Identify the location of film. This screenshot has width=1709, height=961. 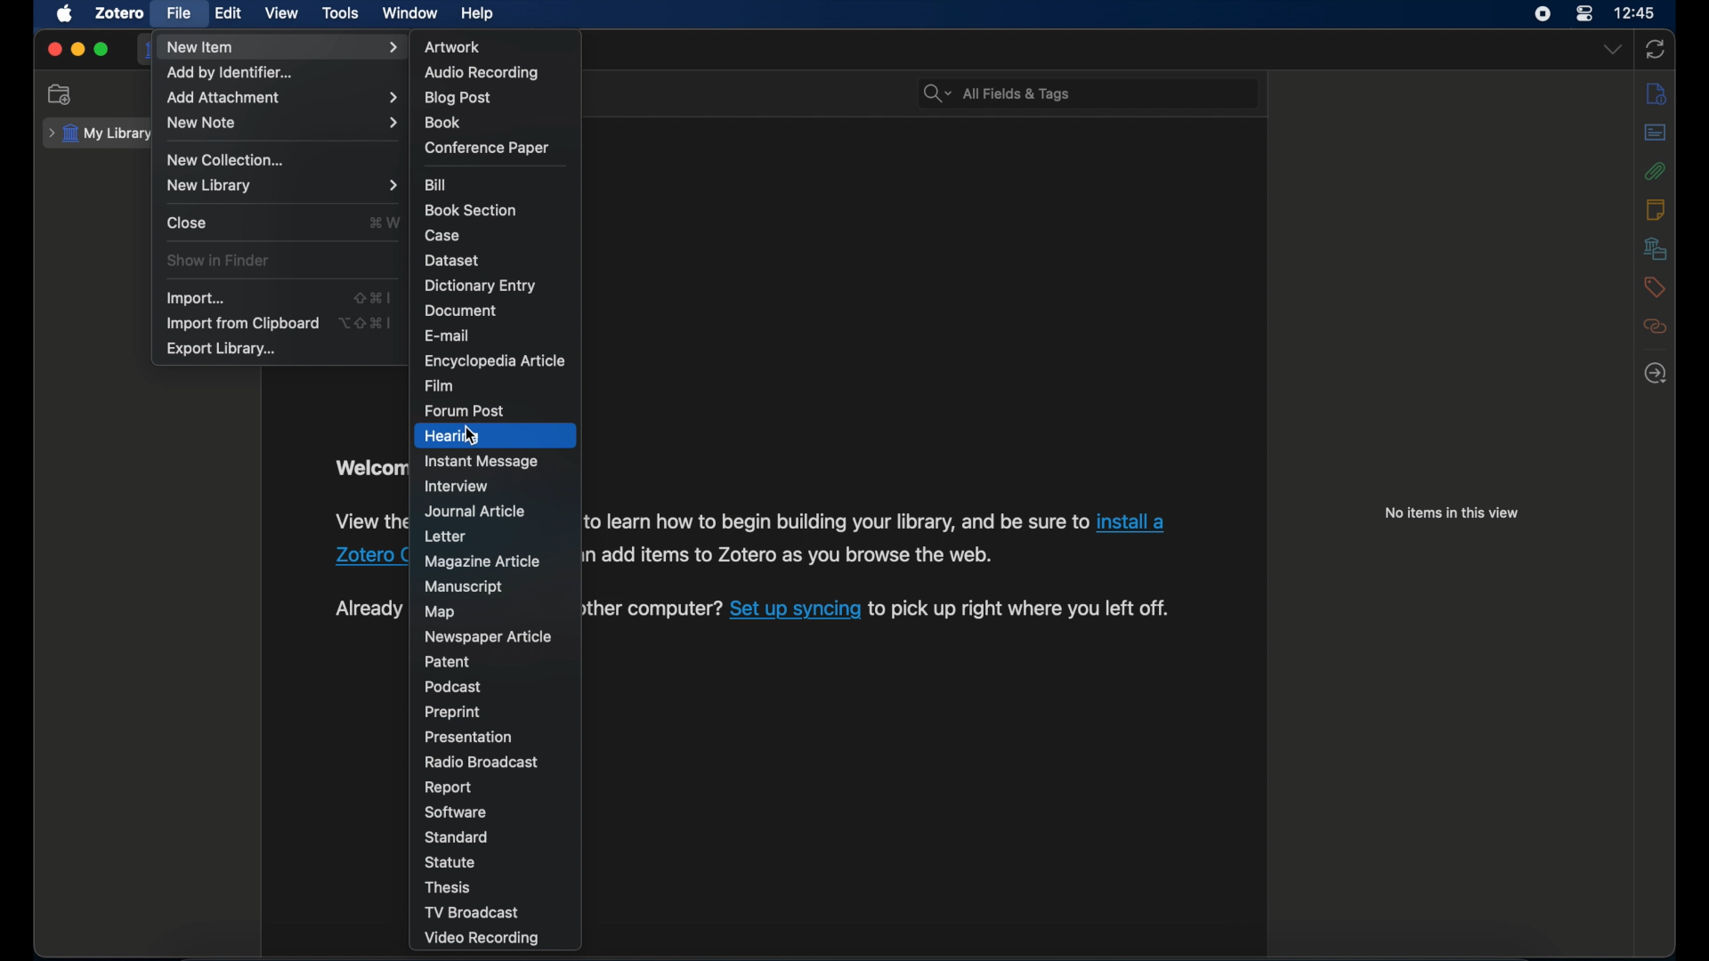
(441, 386).